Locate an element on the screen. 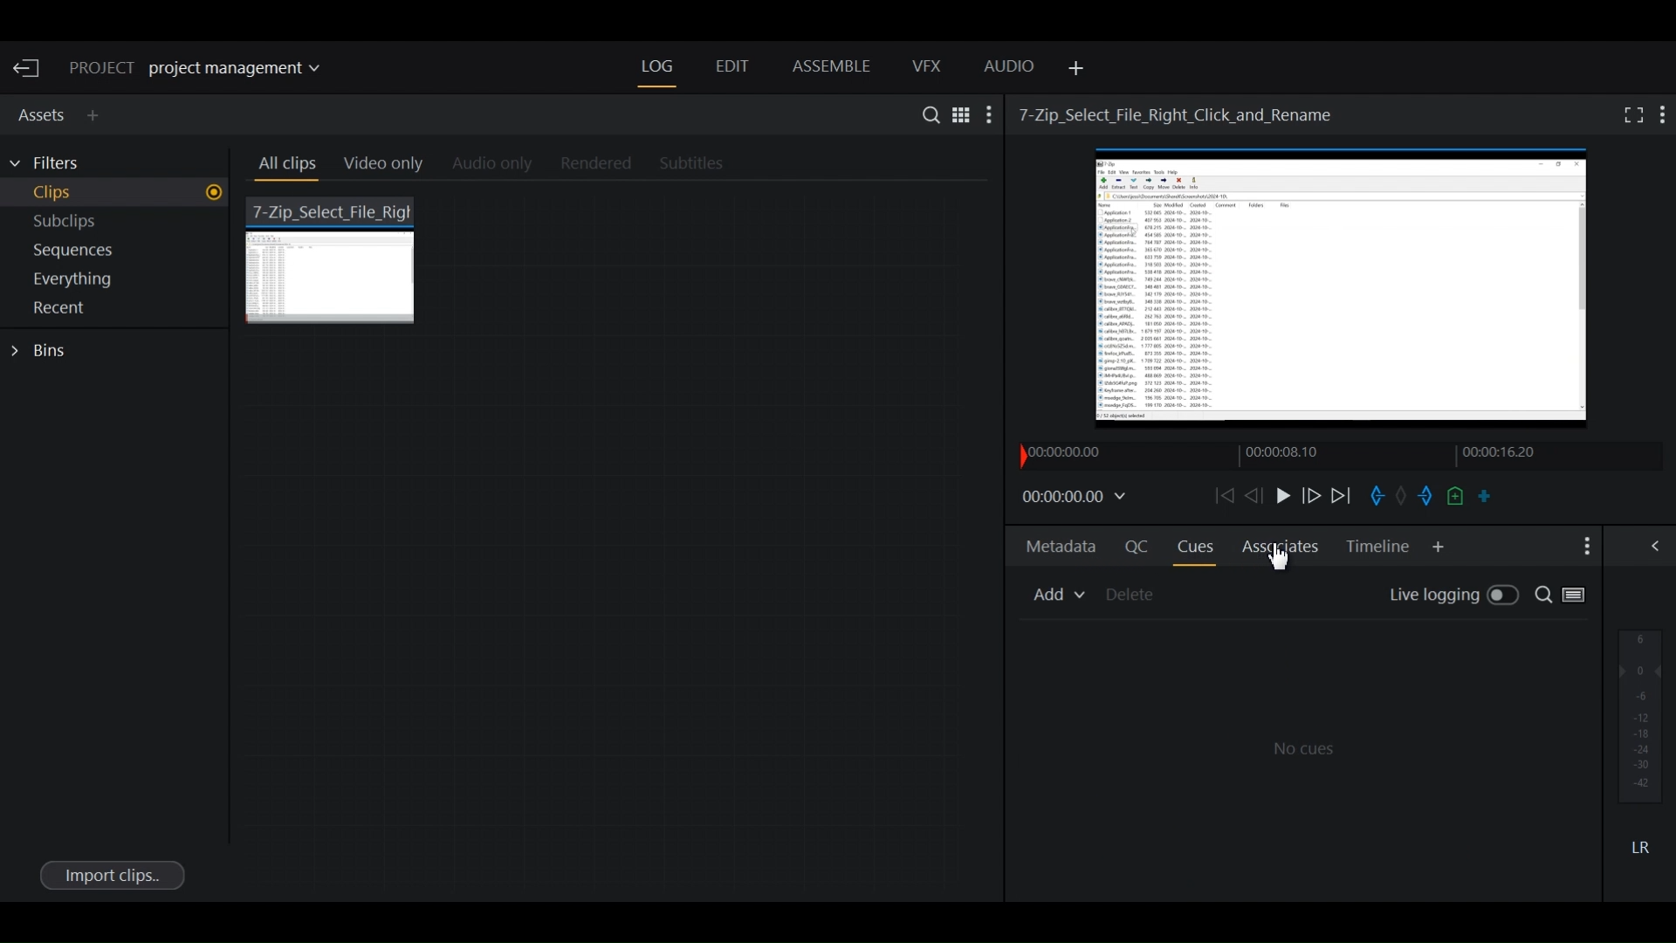 Image resolution: width=1676 pixels, height=943 pixels. Search for cues is located at coordinates (1542, 596).